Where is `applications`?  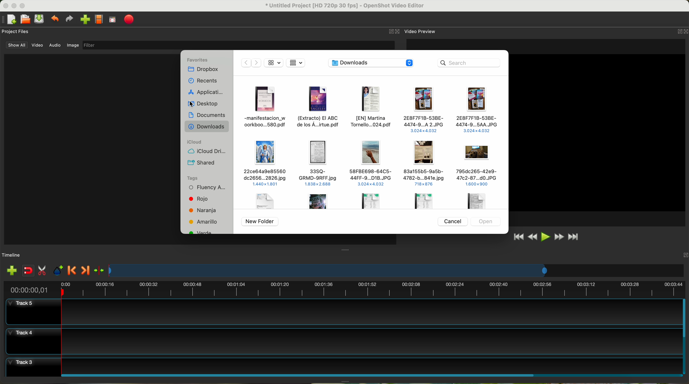
applications is located at coordinates (207, 91).